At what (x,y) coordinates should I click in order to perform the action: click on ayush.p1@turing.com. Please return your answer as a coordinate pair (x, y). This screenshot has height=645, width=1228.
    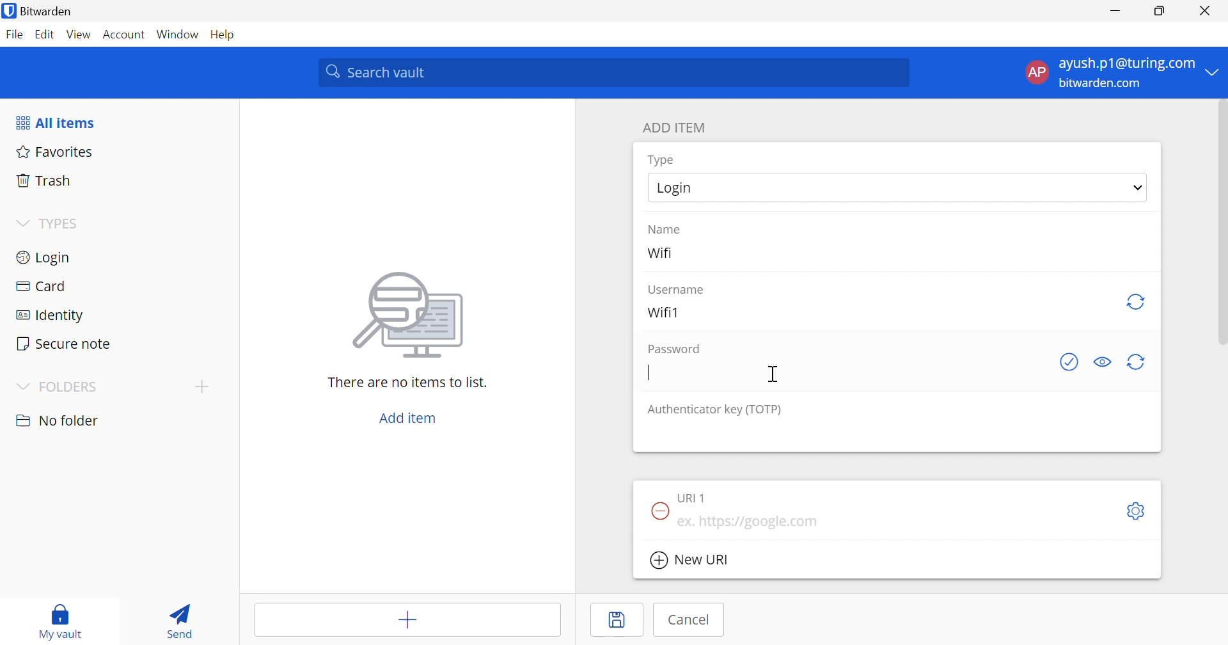
    Looking at the image, I should click on (1127, 64).